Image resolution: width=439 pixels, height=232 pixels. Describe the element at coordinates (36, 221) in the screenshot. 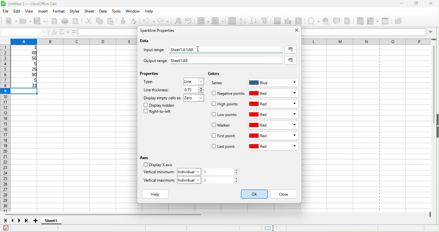

I see `add sheet` at that location.